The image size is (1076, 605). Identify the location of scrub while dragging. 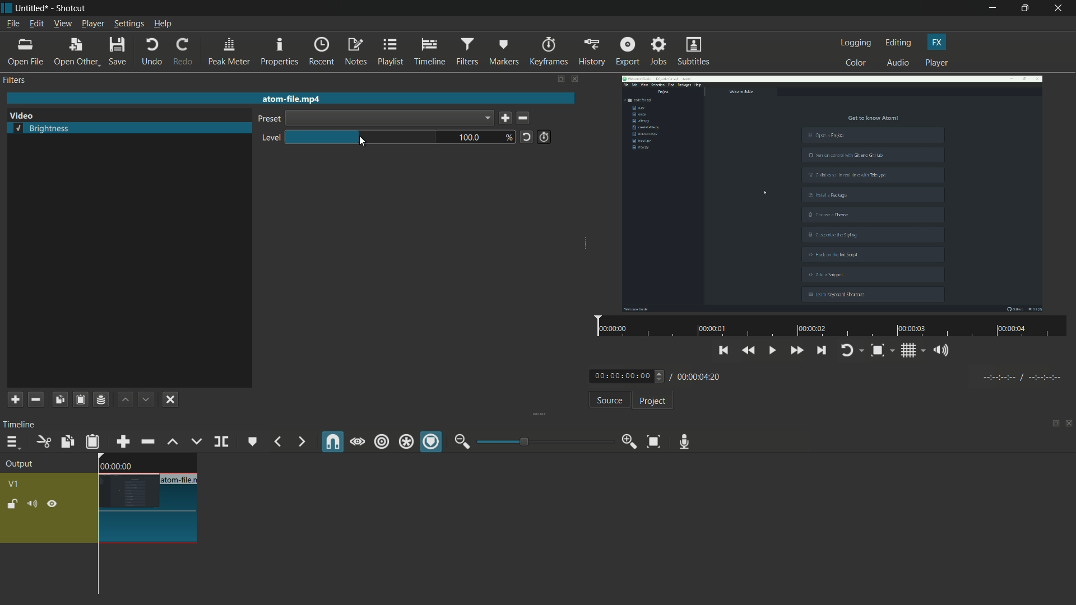
(357, 441).